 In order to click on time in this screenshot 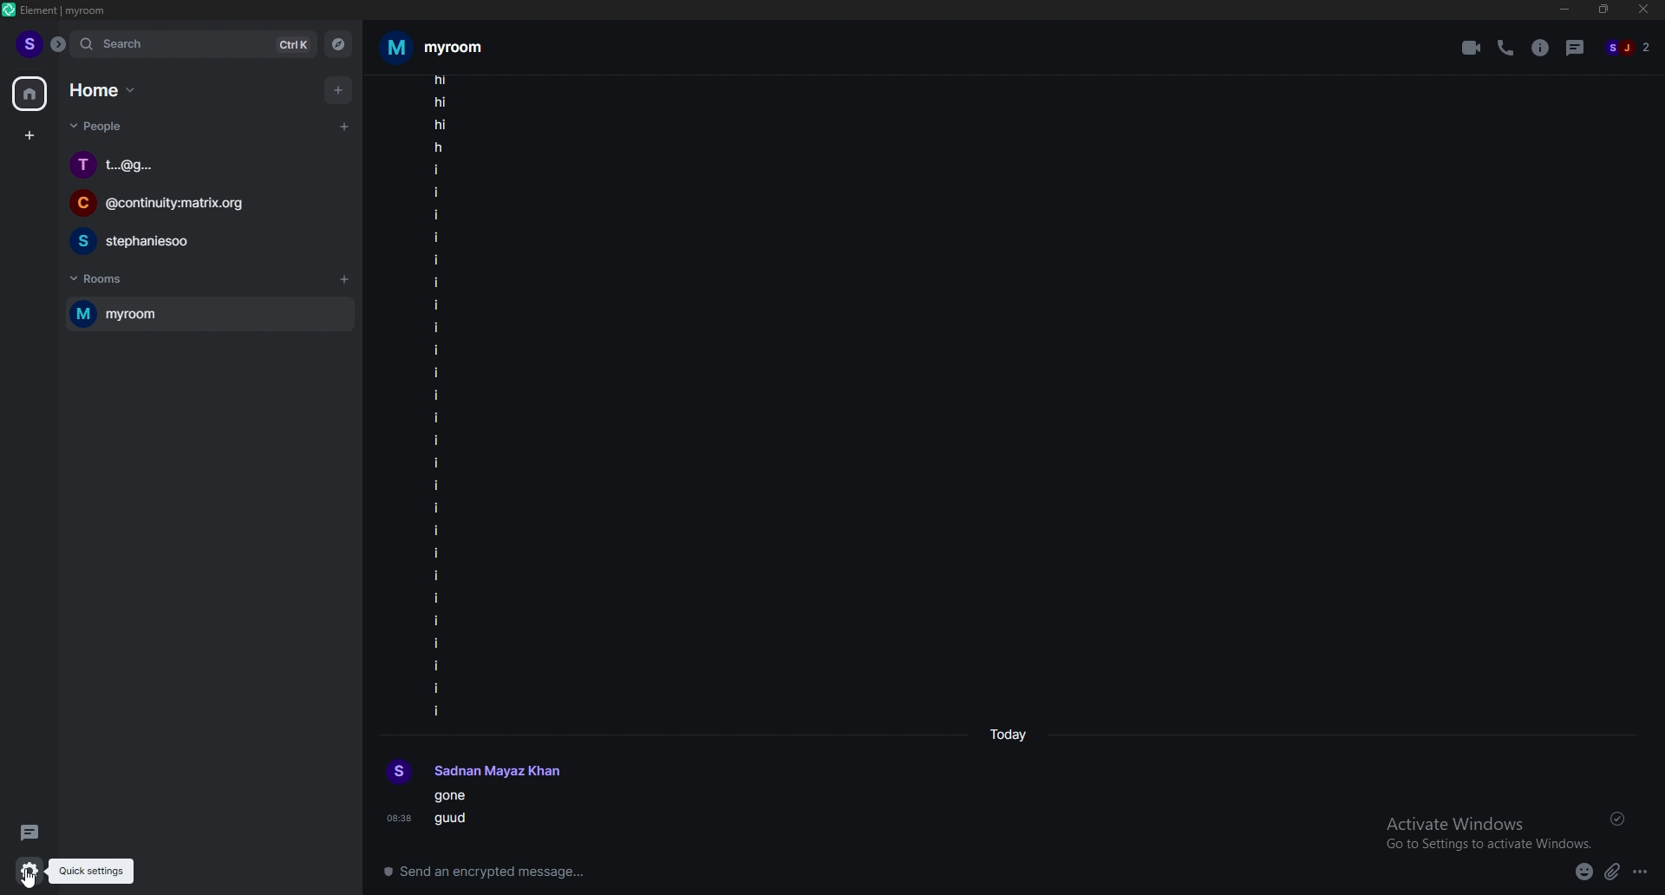, I will do `click(1012, 735)`.